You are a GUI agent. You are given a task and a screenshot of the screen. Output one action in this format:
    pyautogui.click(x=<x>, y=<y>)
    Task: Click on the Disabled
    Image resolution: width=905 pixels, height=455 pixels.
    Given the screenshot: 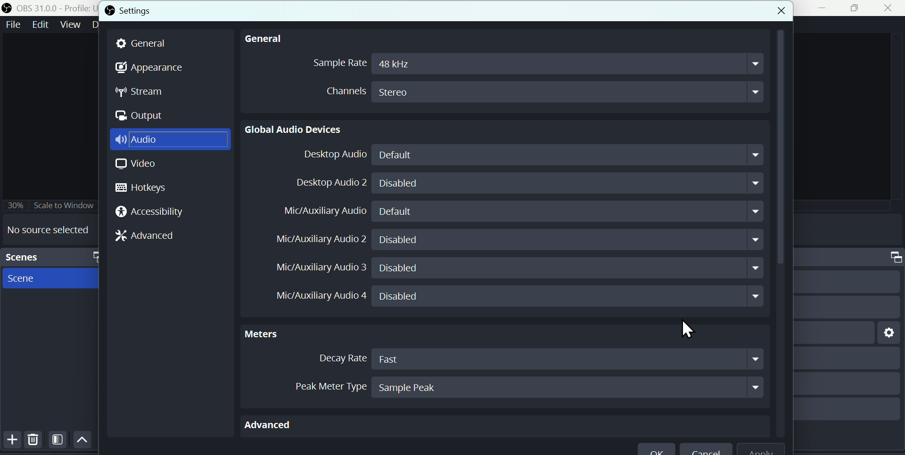 What is the action you would take?
    pyautogui.click(x=569, y=183)
    